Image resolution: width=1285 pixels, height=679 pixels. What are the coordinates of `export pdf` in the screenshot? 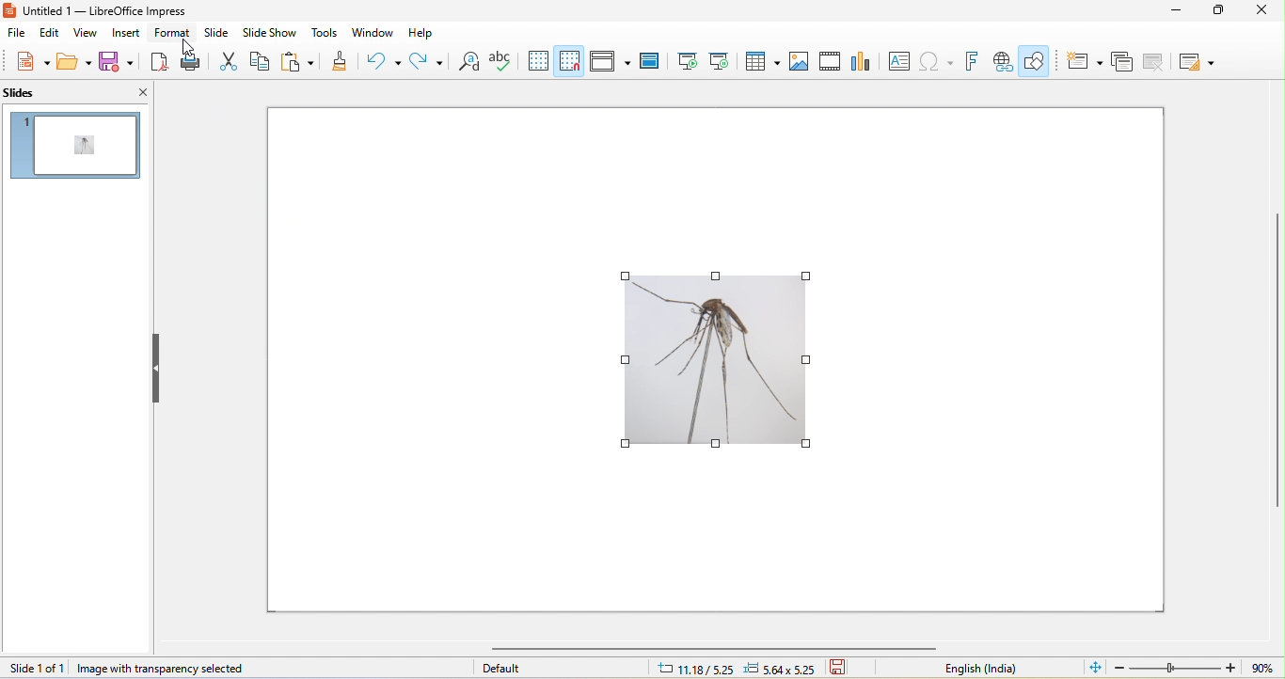 It's located at (162, 63).